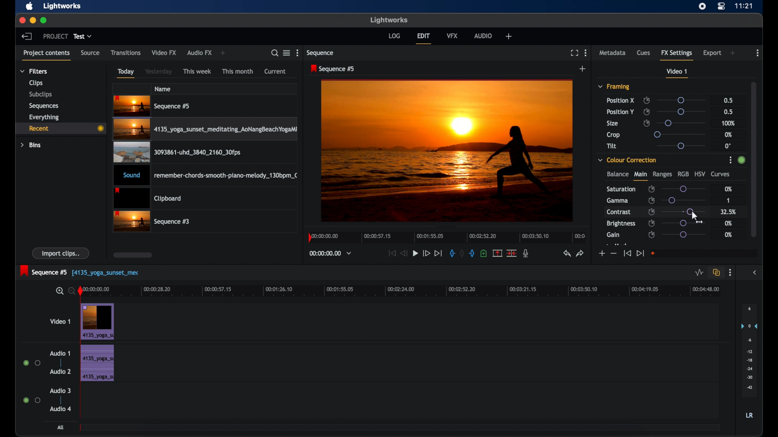 The width and height of the screenshot is (778, 437). Describe the element at coordinates (59, 353) in the screenshot. I see `audio 1` at that location.